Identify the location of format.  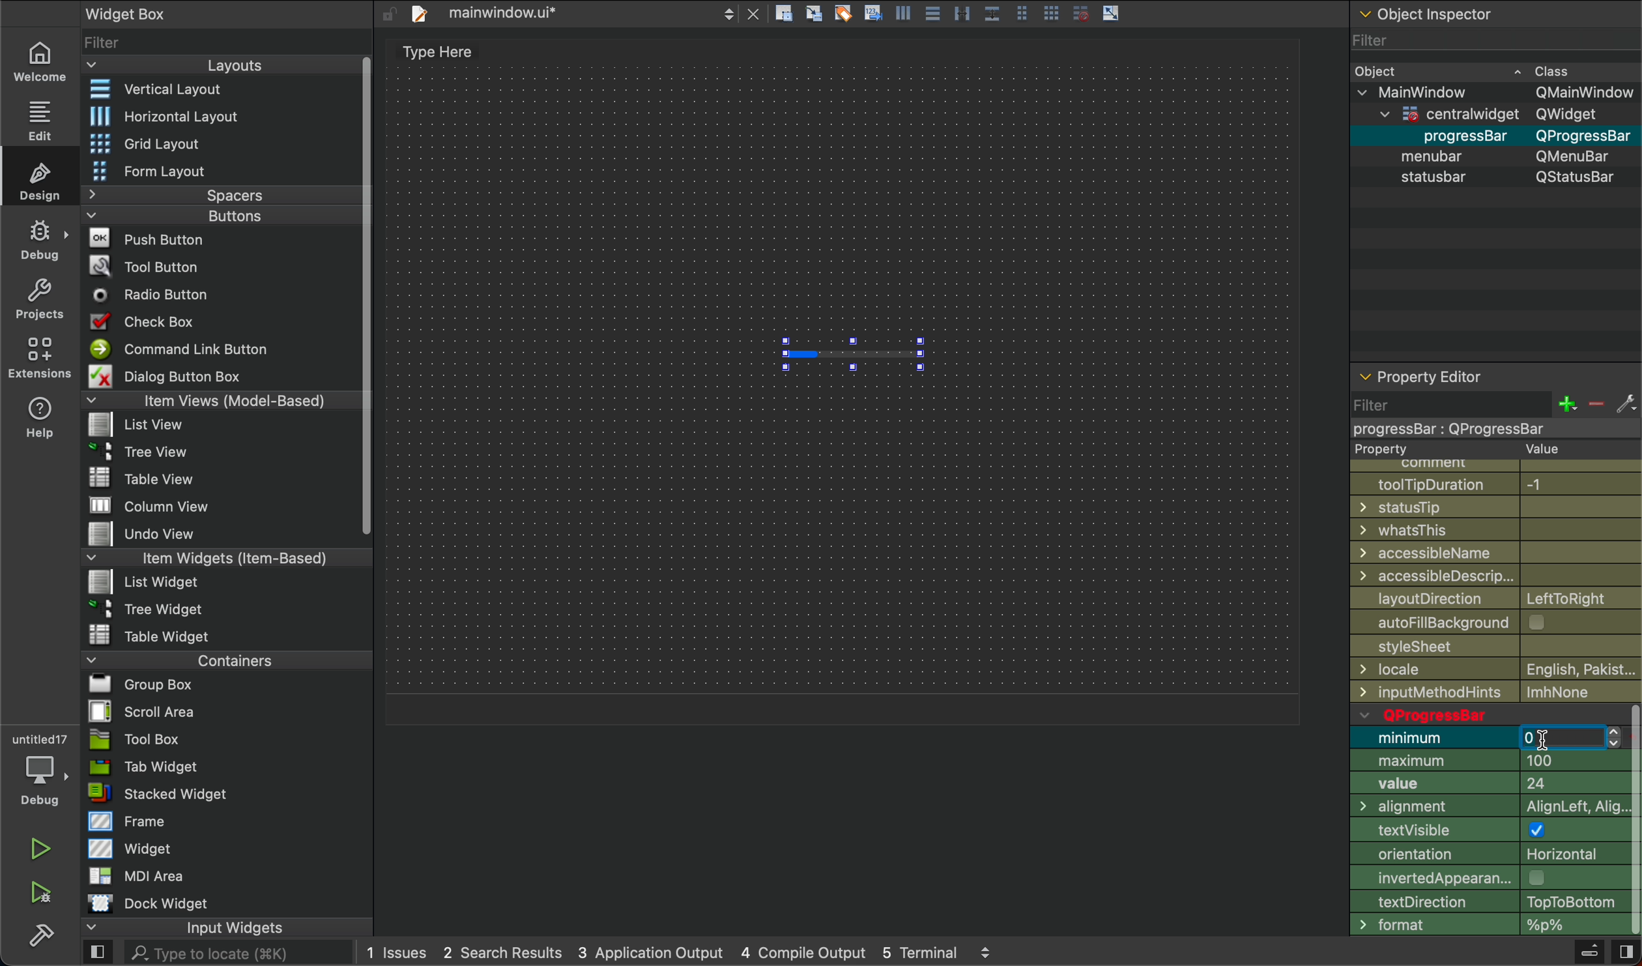
(1485, 926).